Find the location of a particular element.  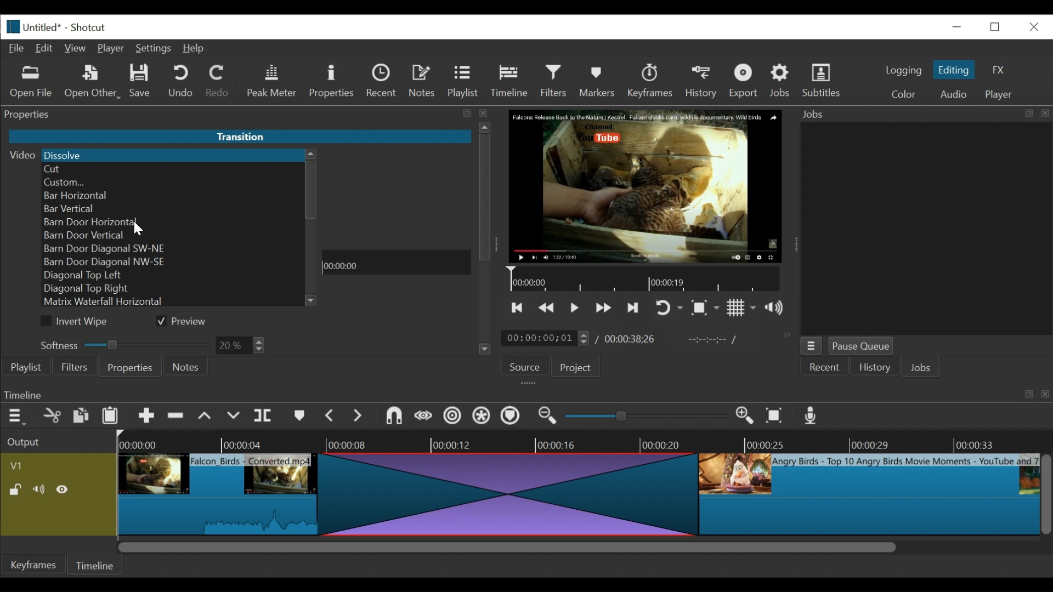

copy is located at coordinates (82, 417).